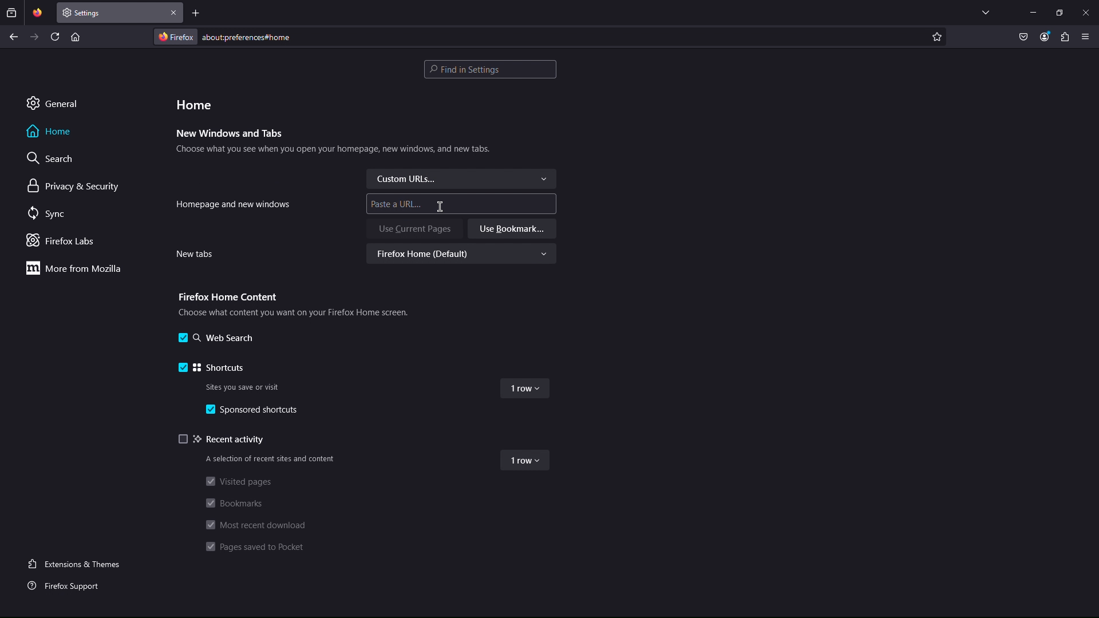 The height and width of the screenshot is (618, 1099). I want to click on Sites you save or visit, so click(245, 386).